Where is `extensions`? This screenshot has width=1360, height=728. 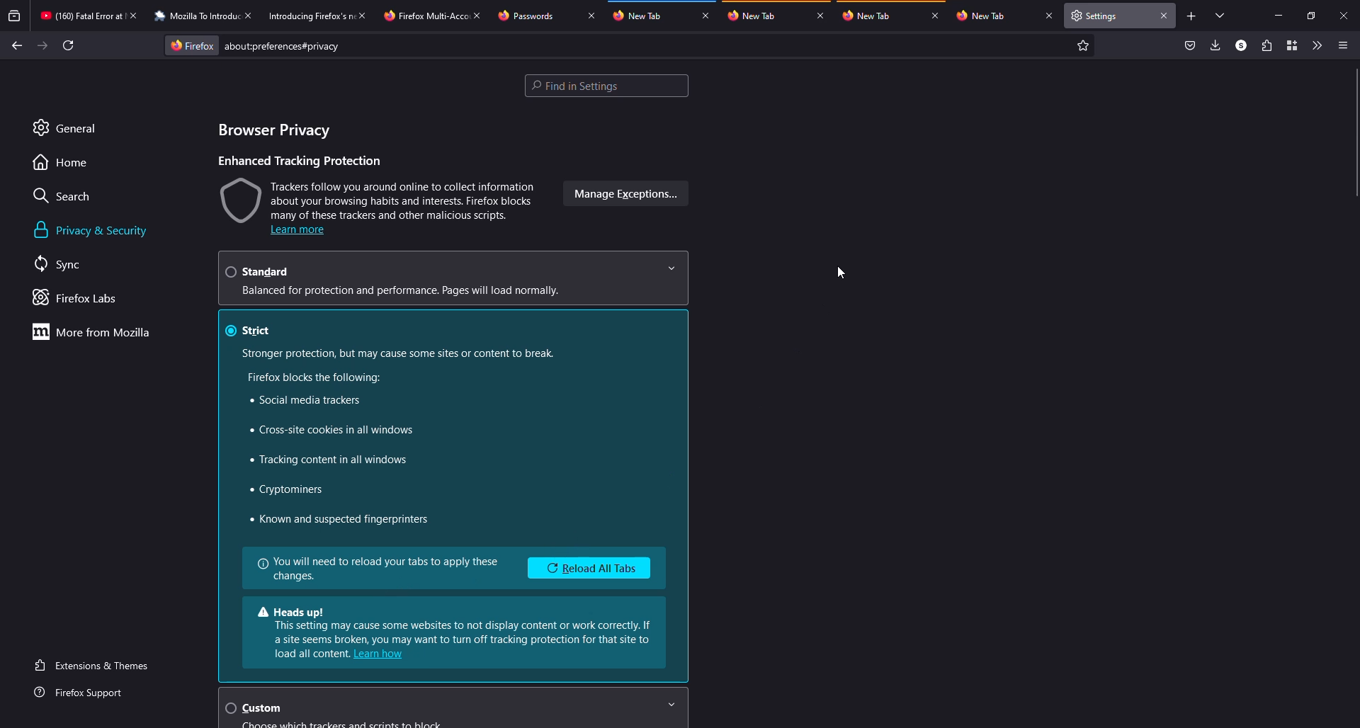
extensions is located at coordinates (1265, 45).